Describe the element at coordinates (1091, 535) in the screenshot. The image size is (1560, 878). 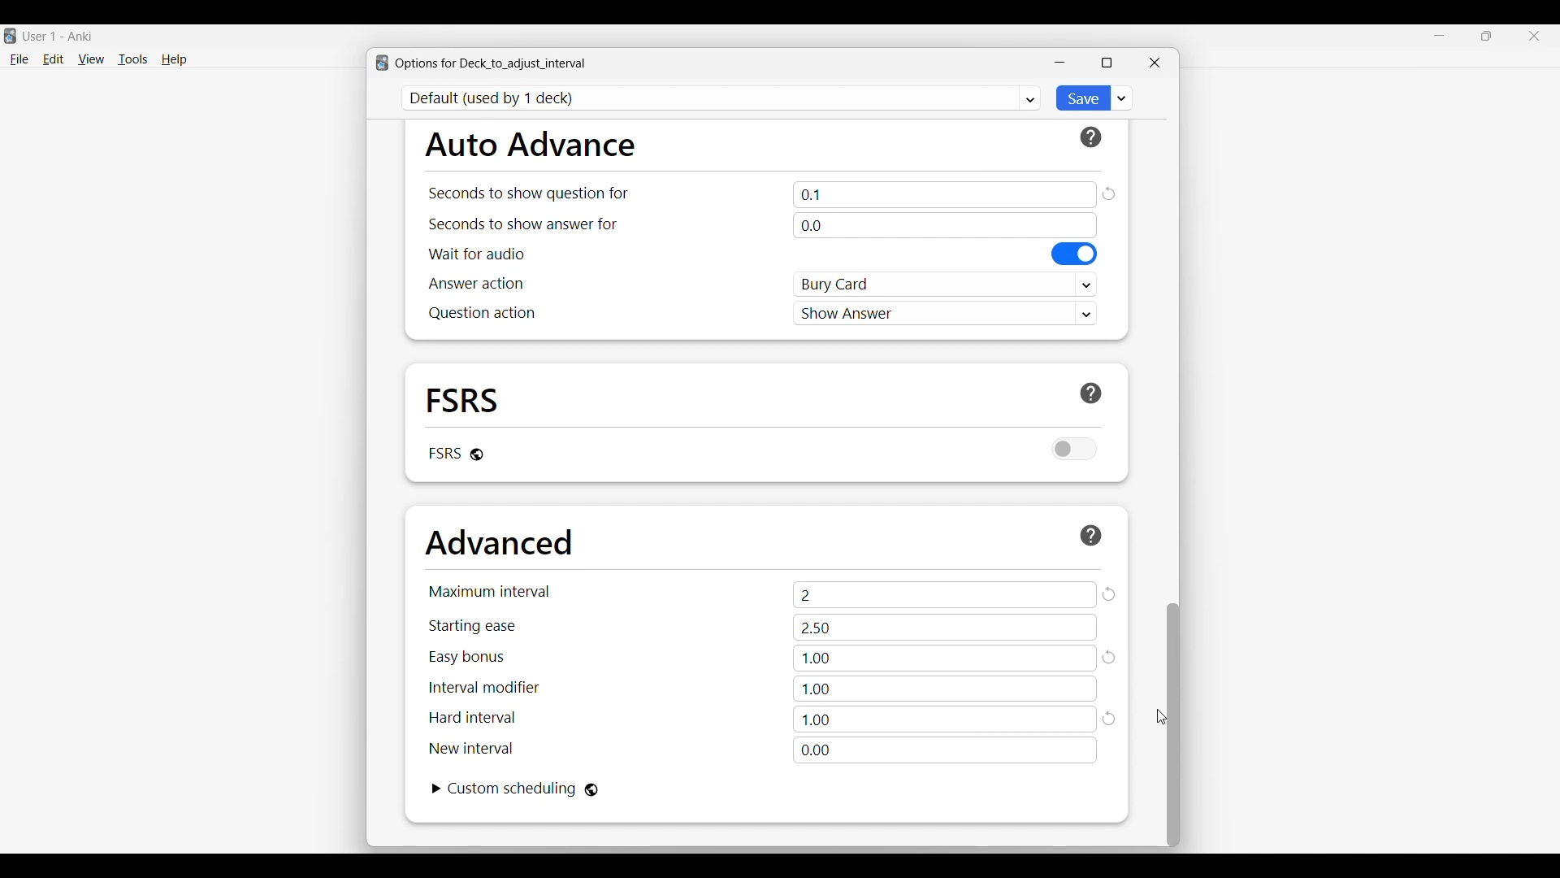
I see `Learn more about respective section` at that location.